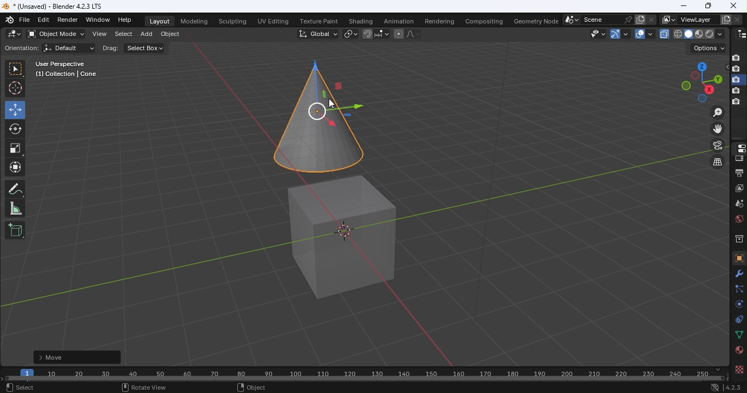  Describe the element at coordinates (367, 33) in the screenshot. I see `Snap` at that location.